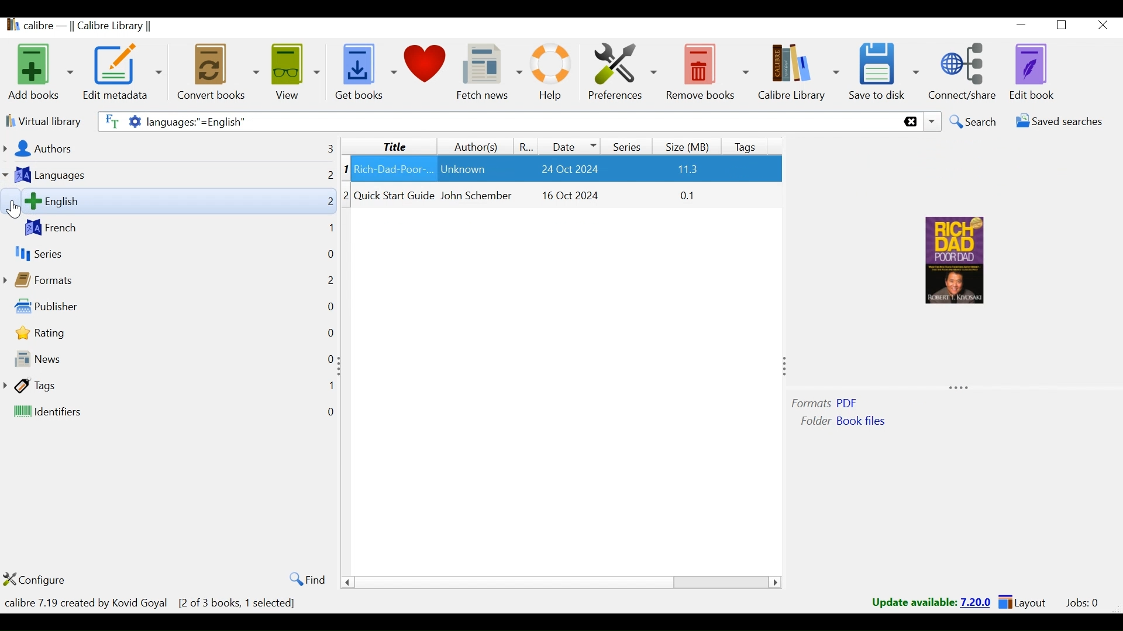 The width and height of the screenshot is (1123, 631). I want to click on update available, so click(914, 602).